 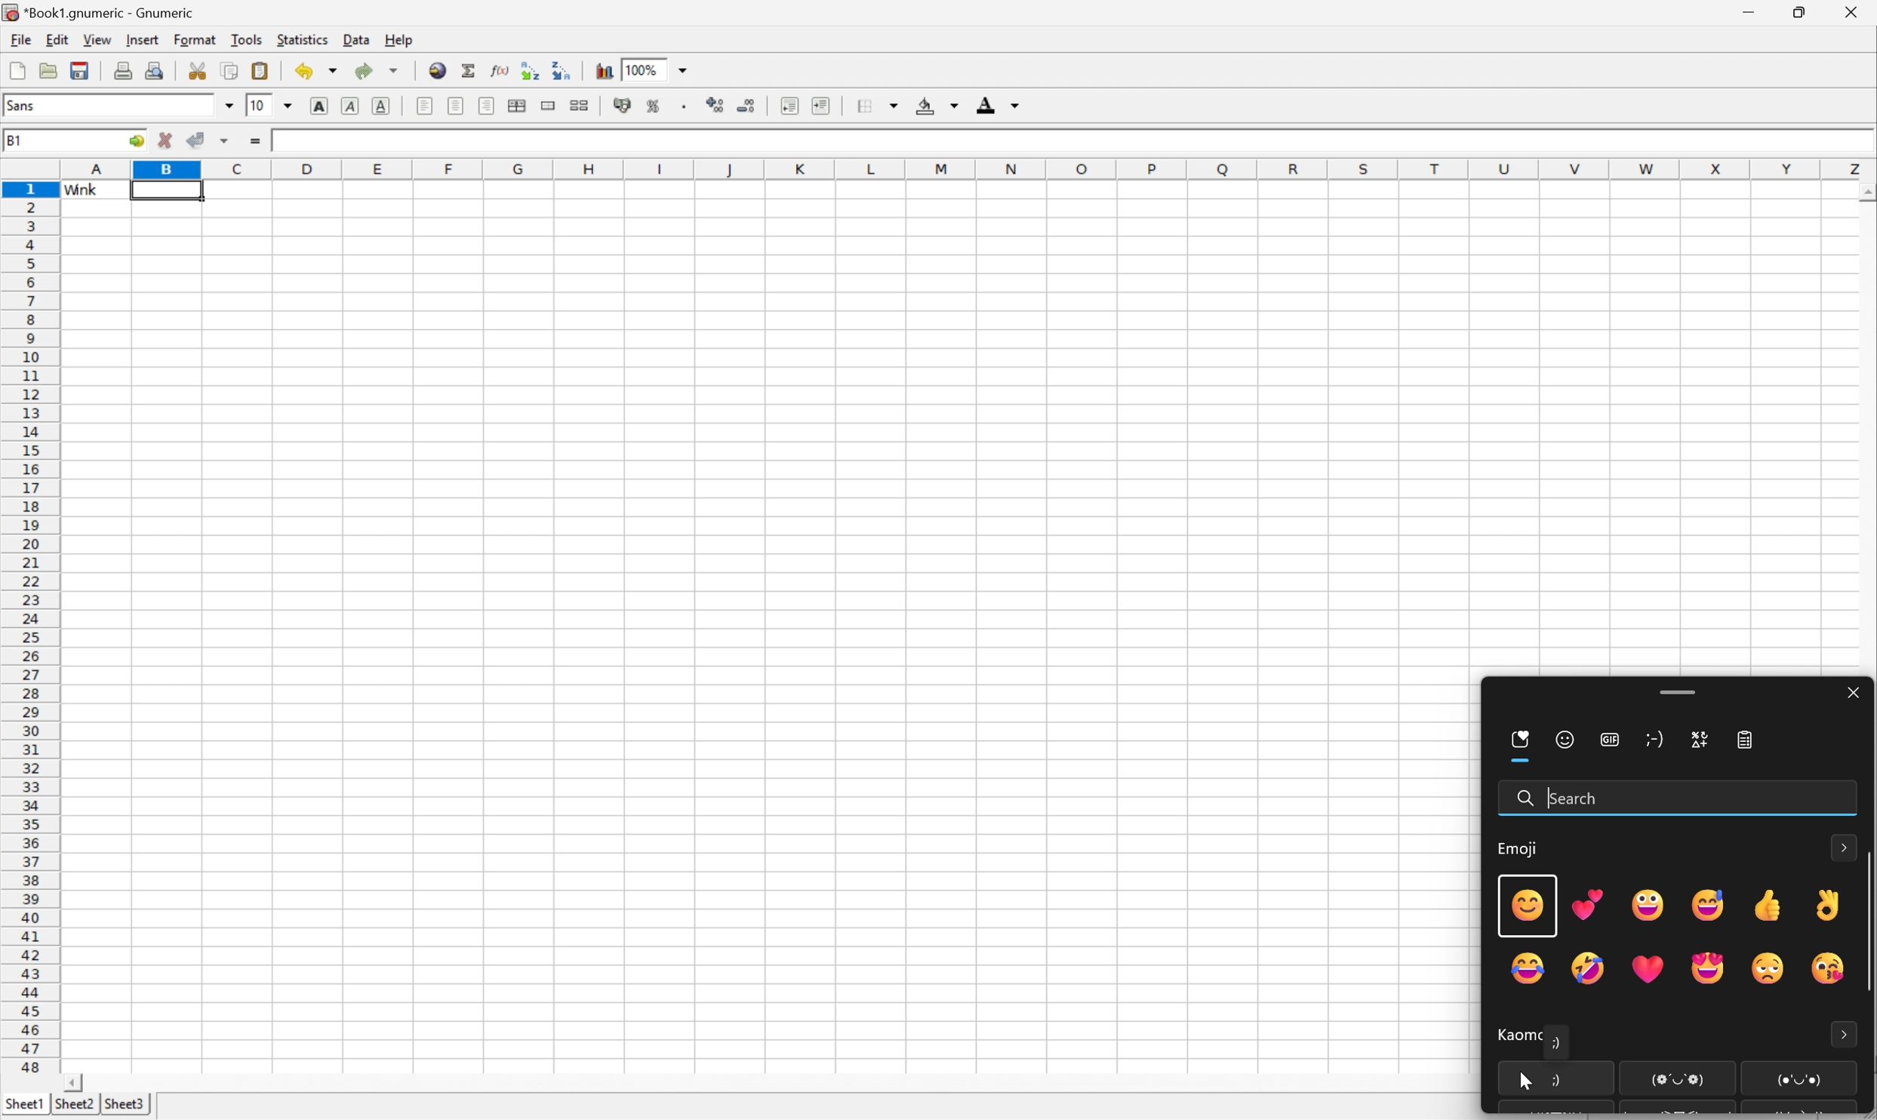 I want to click on gif, so click(x=1611, y=741).